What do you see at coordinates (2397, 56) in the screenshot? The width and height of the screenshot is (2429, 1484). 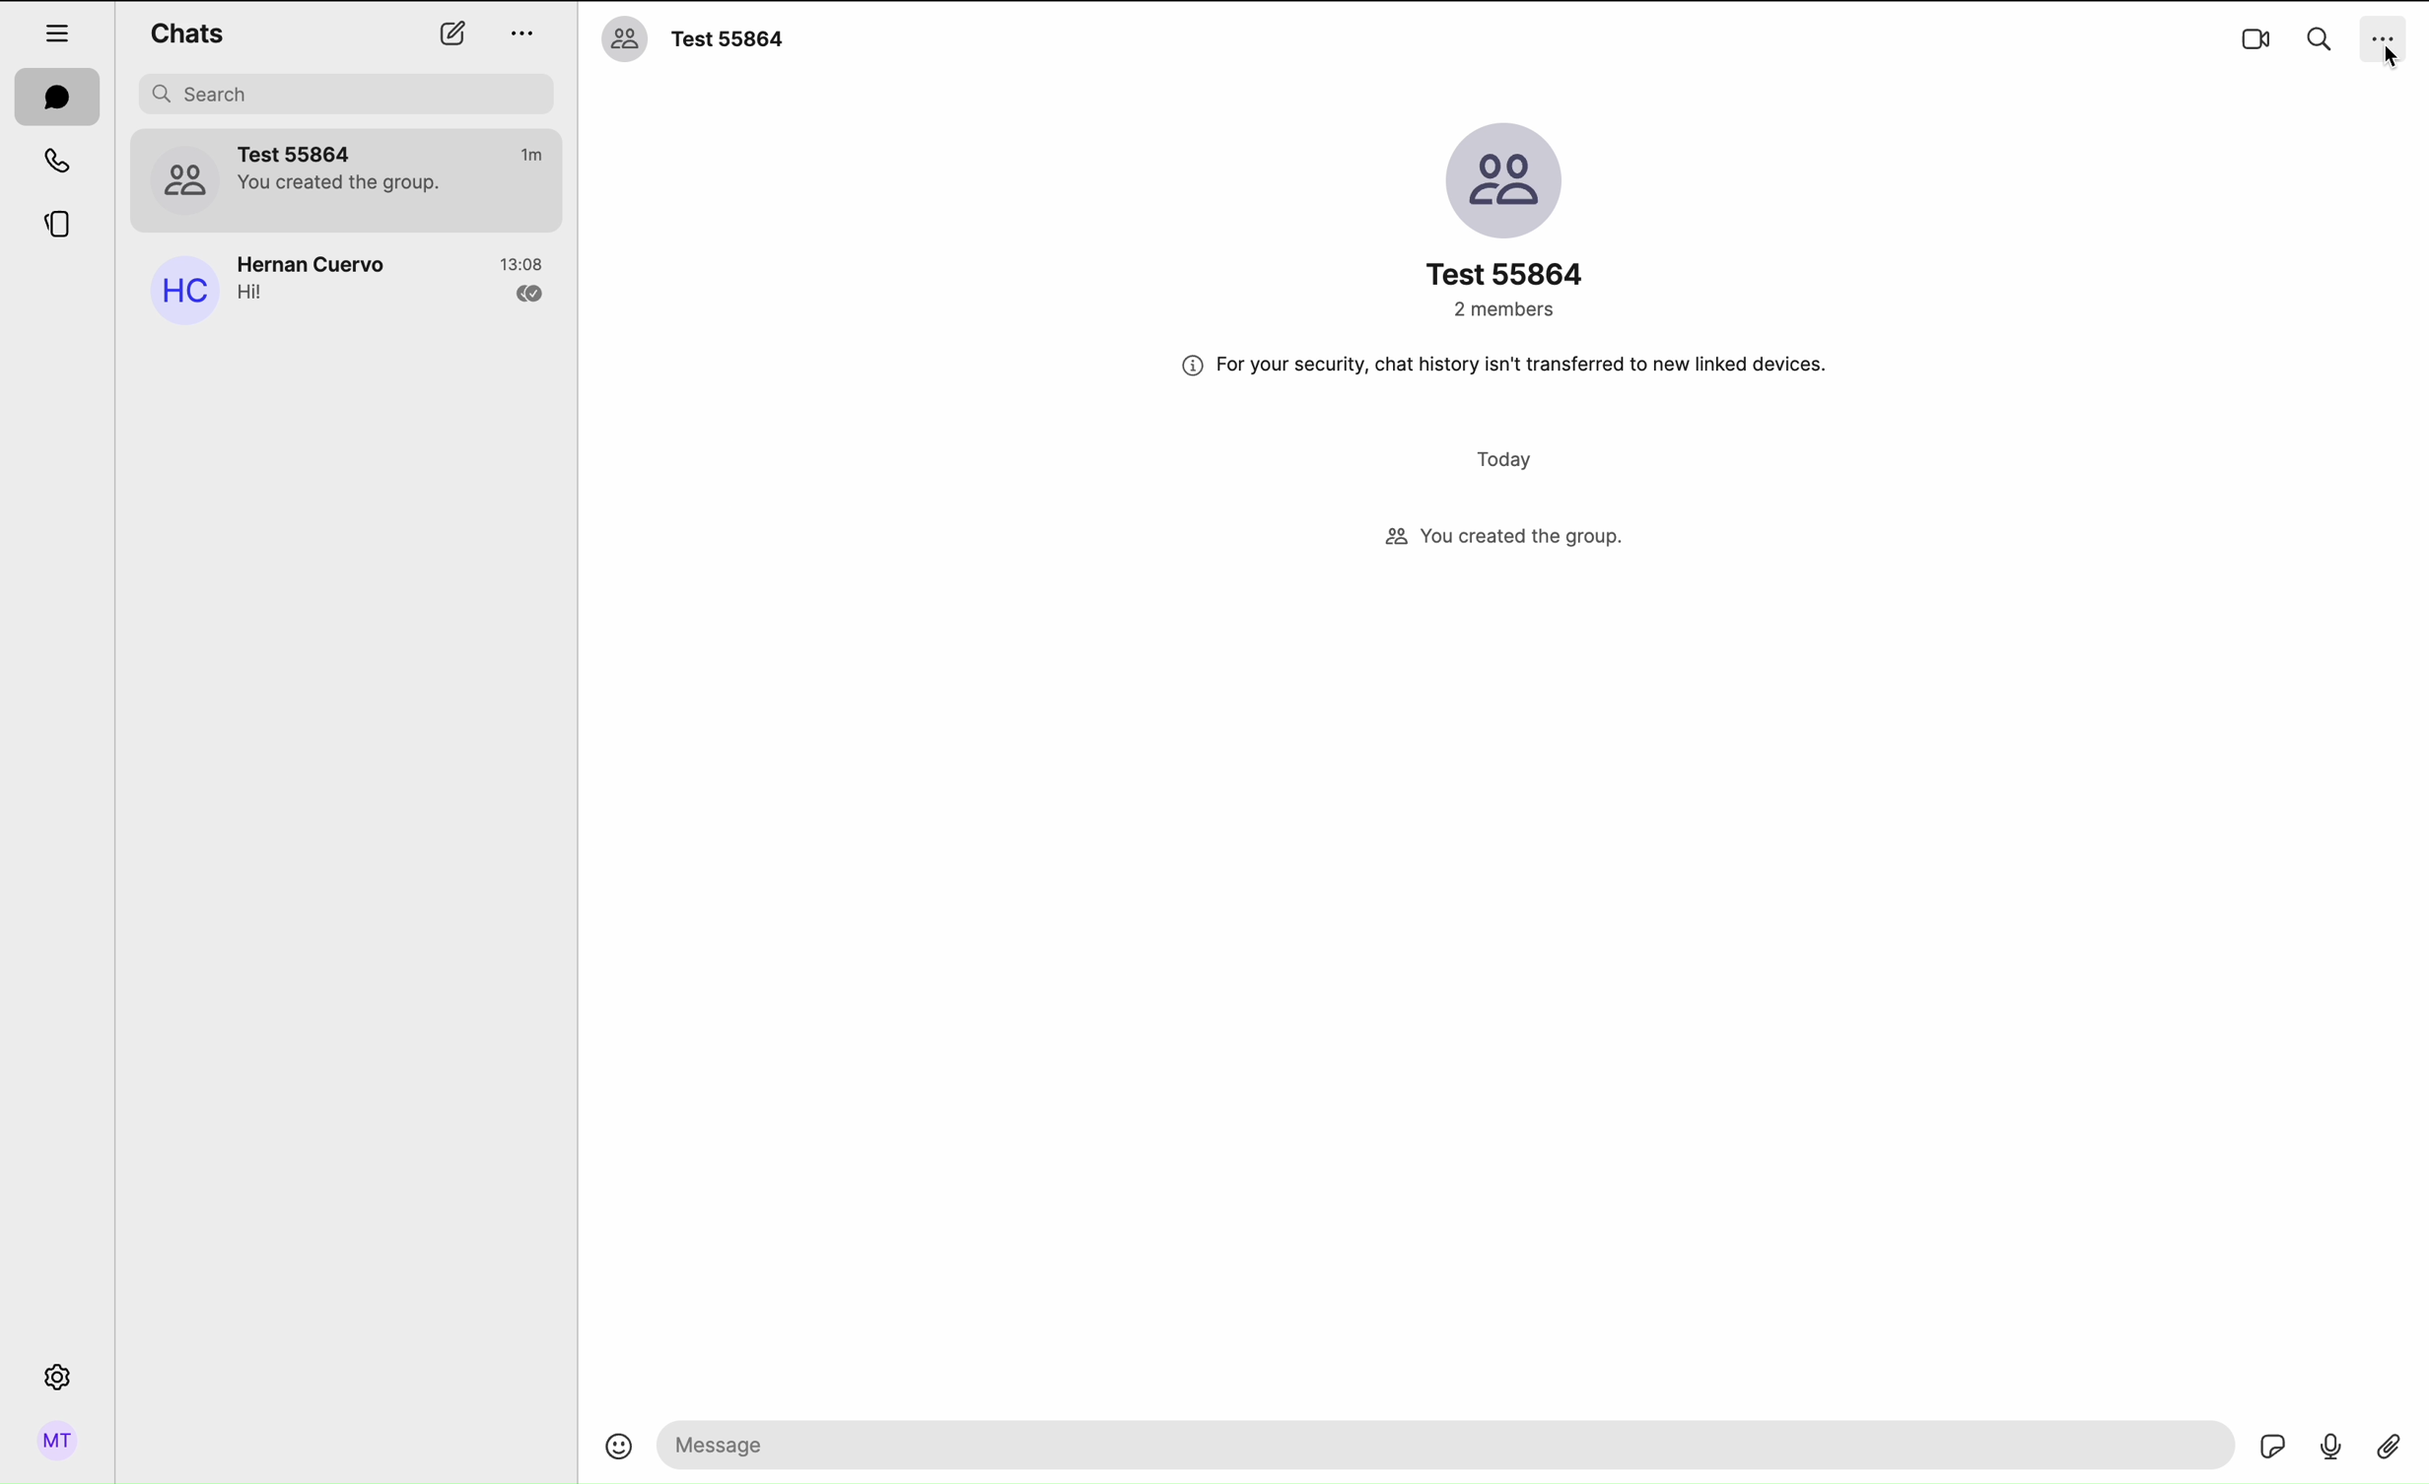 I see `cursor` at bounding box center [2397, 56].